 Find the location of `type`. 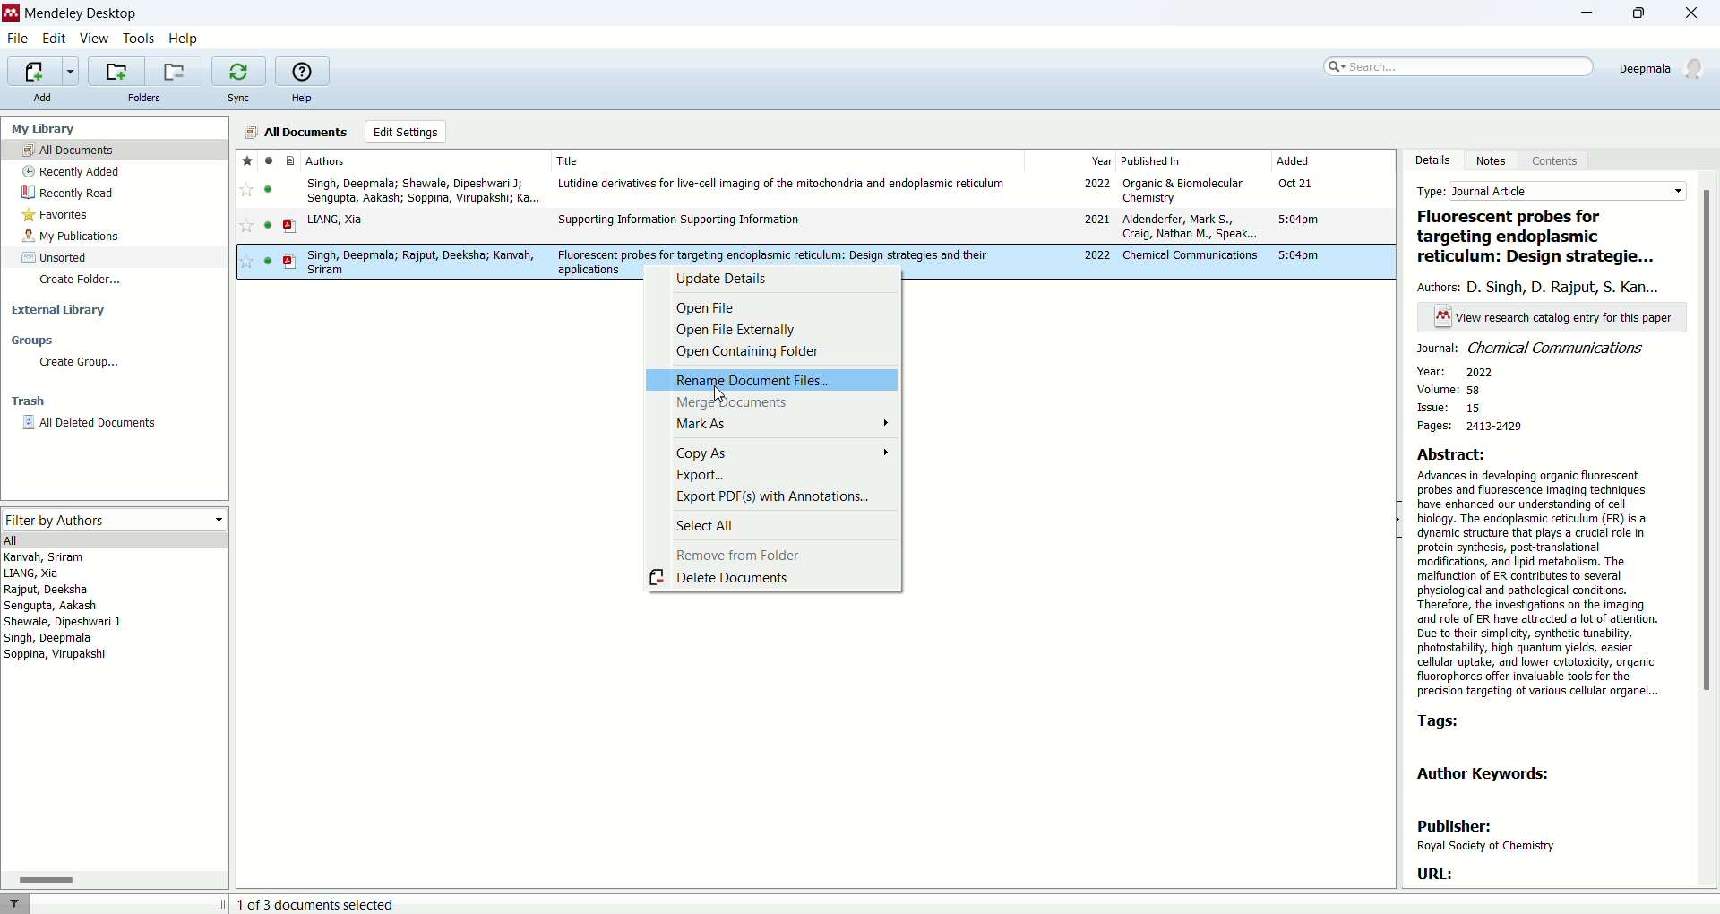

type is located at coordinates (1552, 192).